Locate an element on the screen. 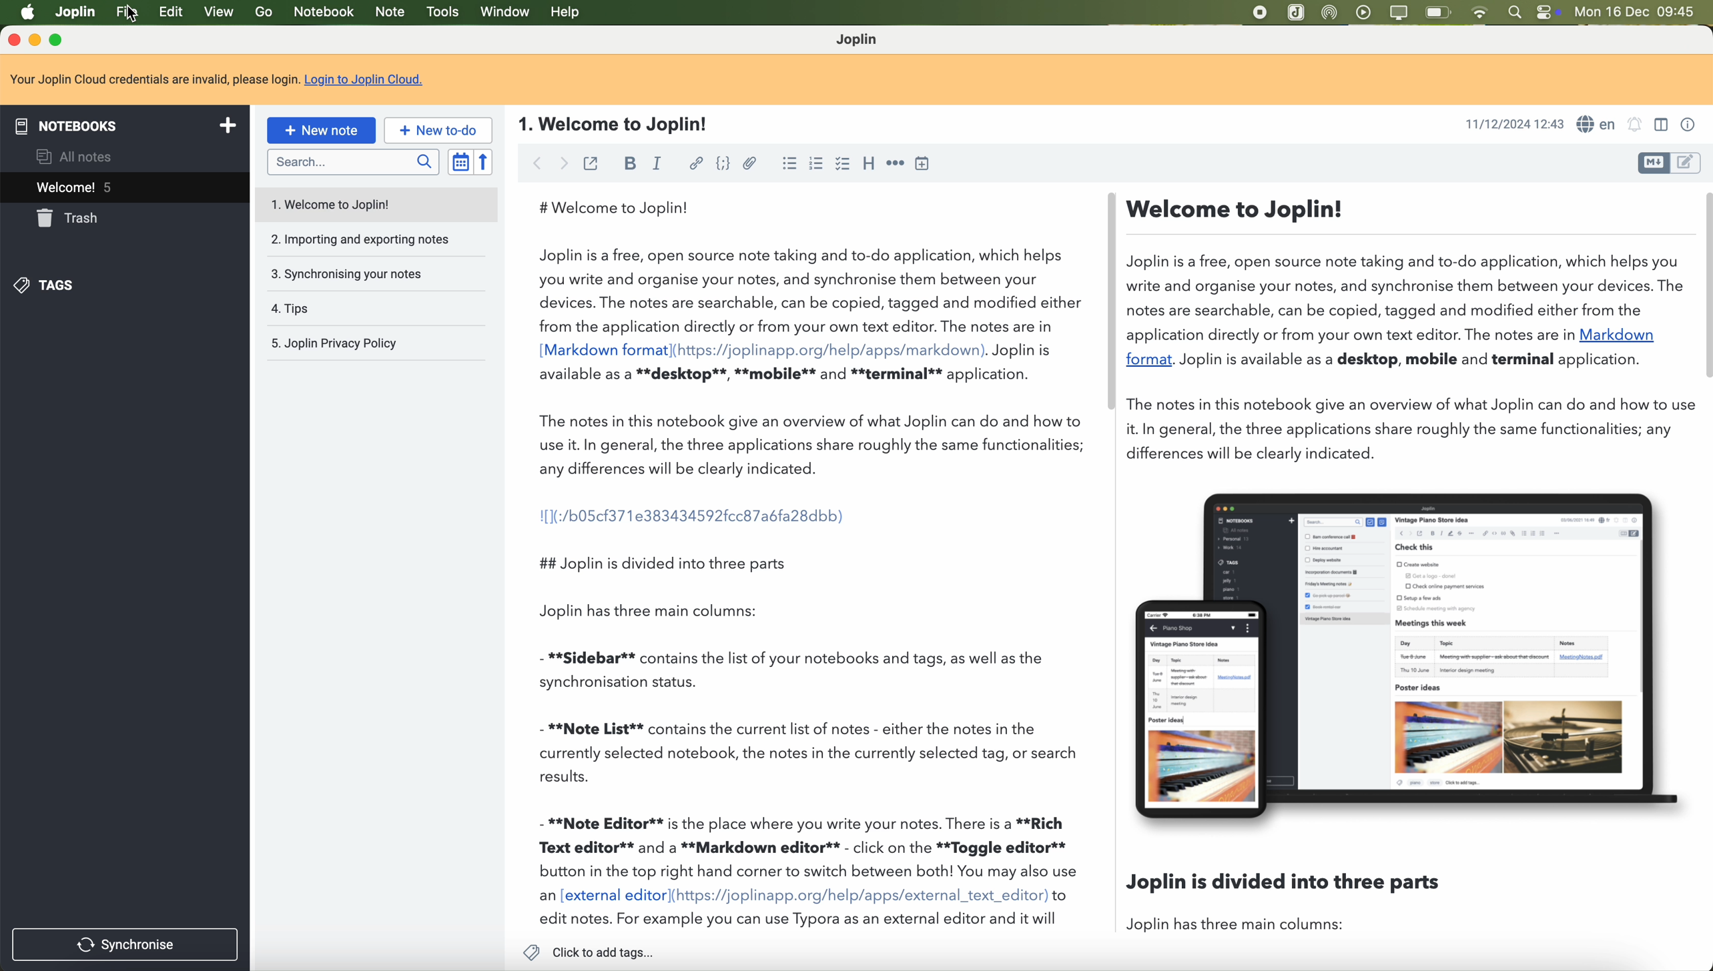 This screenshot has height=971, width=1713. Joplin is divided into three parts
Joplin has three main columns: is located at coordinates (1295, 907).